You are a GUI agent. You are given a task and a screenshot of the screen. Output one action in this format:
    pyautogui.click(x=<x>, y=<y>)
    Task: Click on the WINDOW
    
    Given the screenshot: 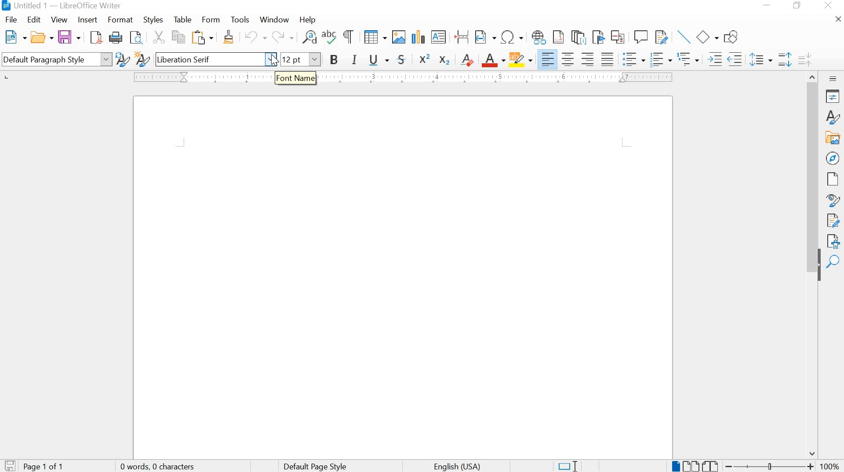 What is the action you would take?
    pyautogui.click(x=273, y=20)
    